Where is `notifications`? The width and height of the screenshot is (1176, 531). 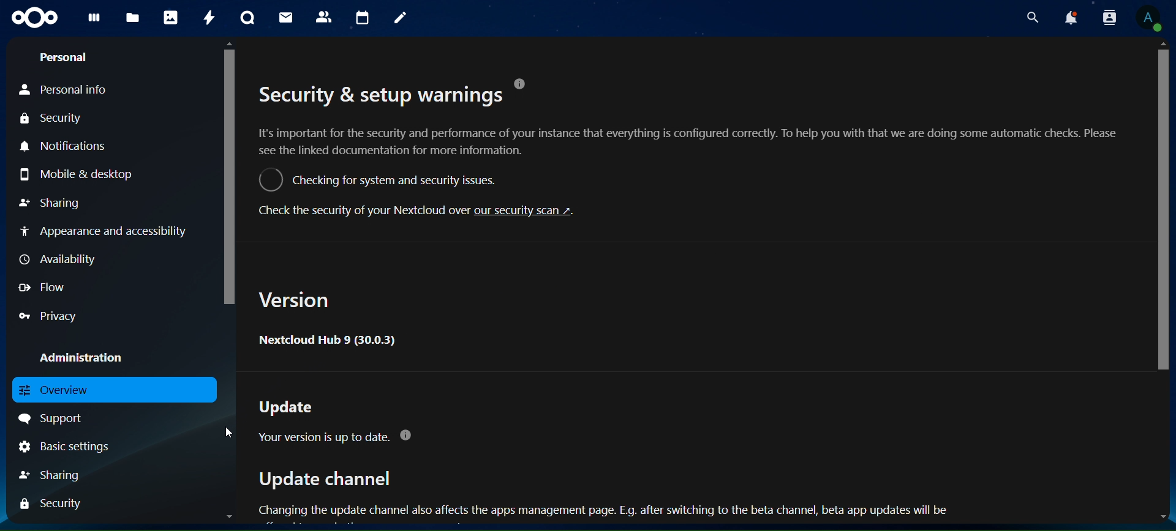
notifications is located at coordinates (63, 146).